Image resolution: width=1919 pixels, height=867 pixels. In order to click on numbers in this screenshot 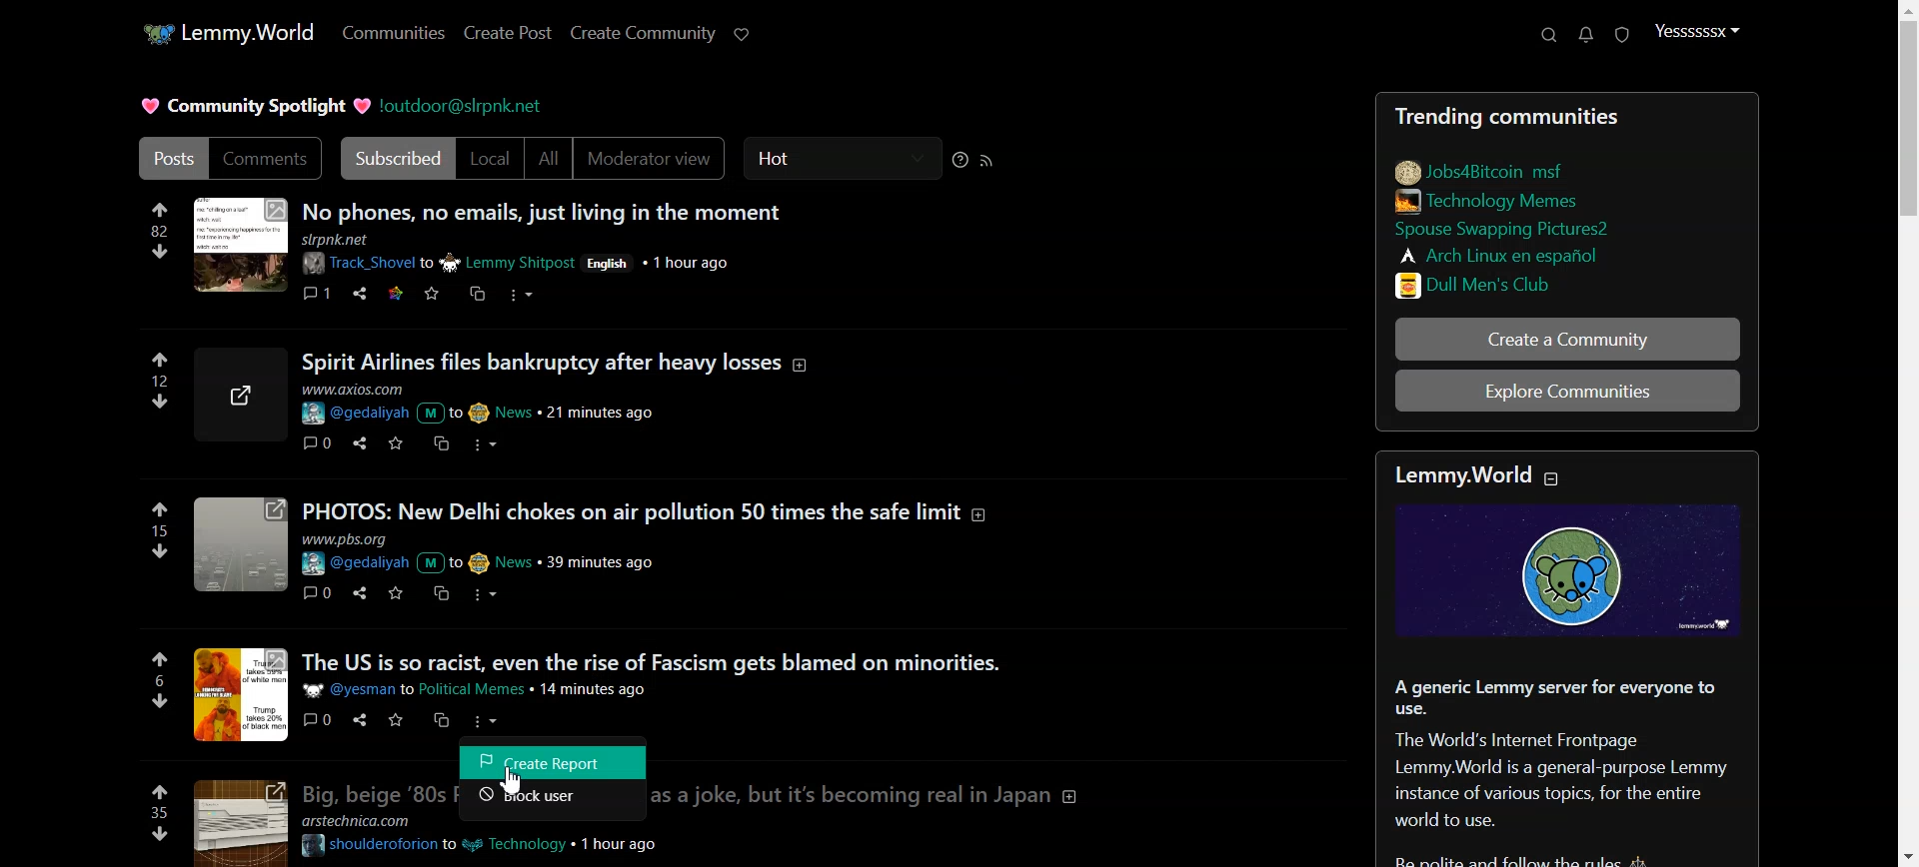, I will do `click(159, 812)`.